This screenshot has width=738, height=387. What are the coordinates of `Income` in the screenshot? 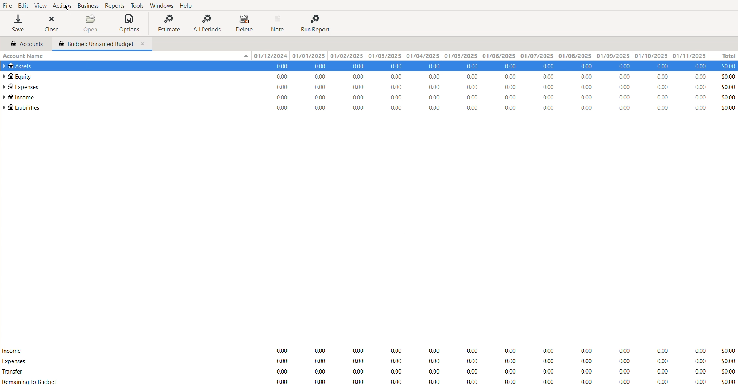 It's located at (19, 96).